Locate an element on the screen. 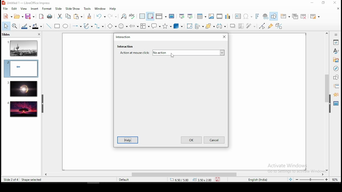 The image size is (342, 192). show gluepoint functions is located at coordinates (272, 26).